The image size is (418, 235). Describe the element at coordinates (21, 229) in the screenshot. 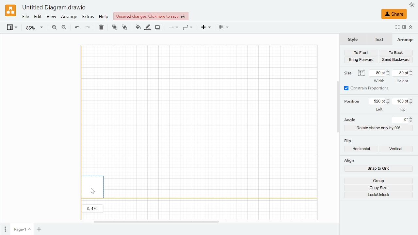

I see `Current page(Page 1)` at that location.